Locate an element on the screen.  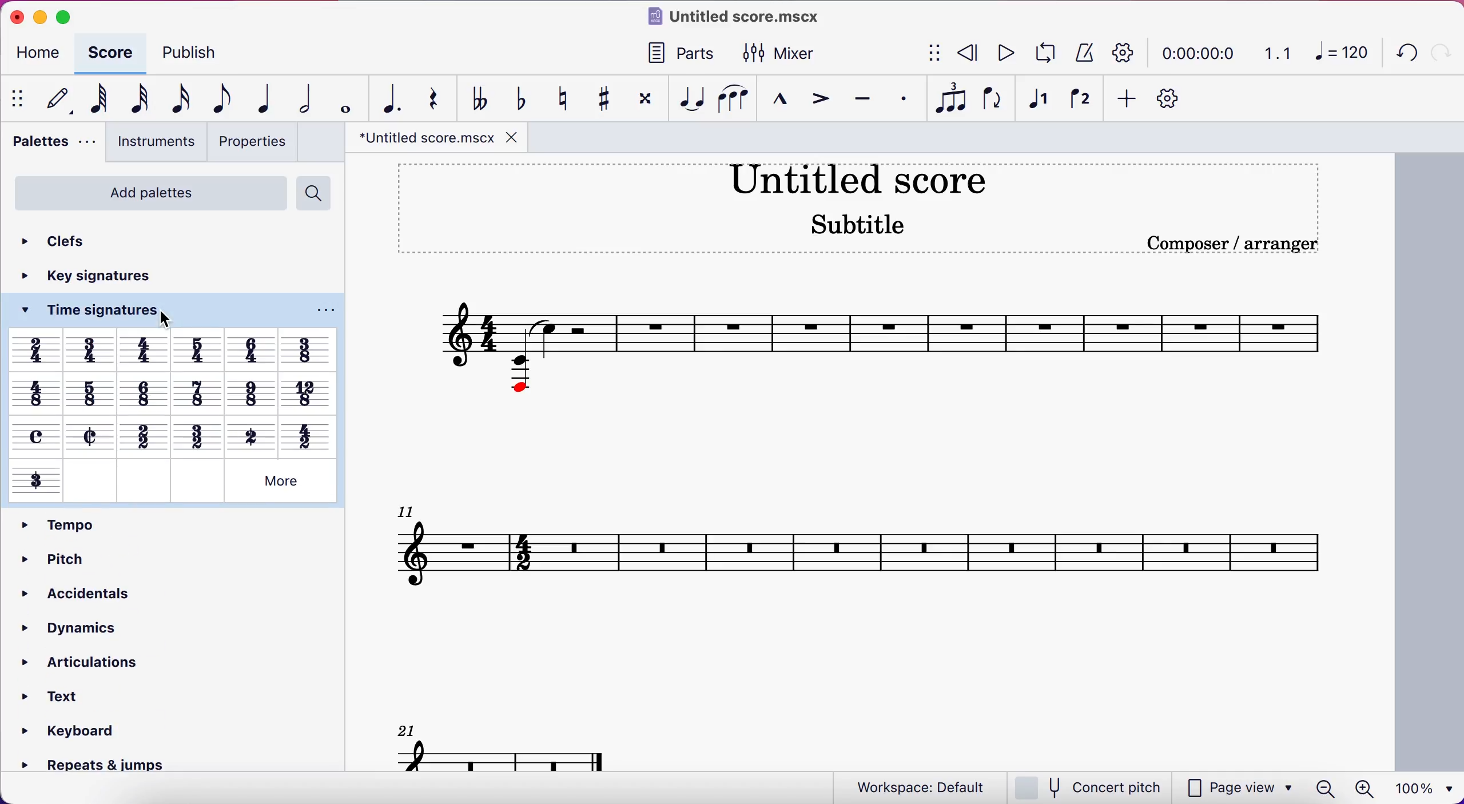
repeats and jumps is located at coordinates (101, 764).